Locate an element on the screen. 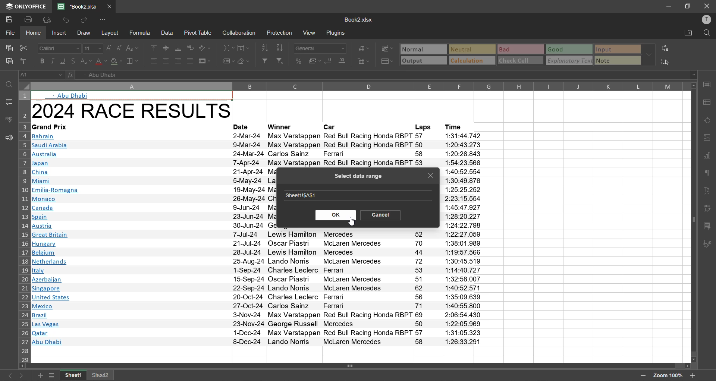 The image size is (716, 381). pivot table is located at coordinates (707, 208).